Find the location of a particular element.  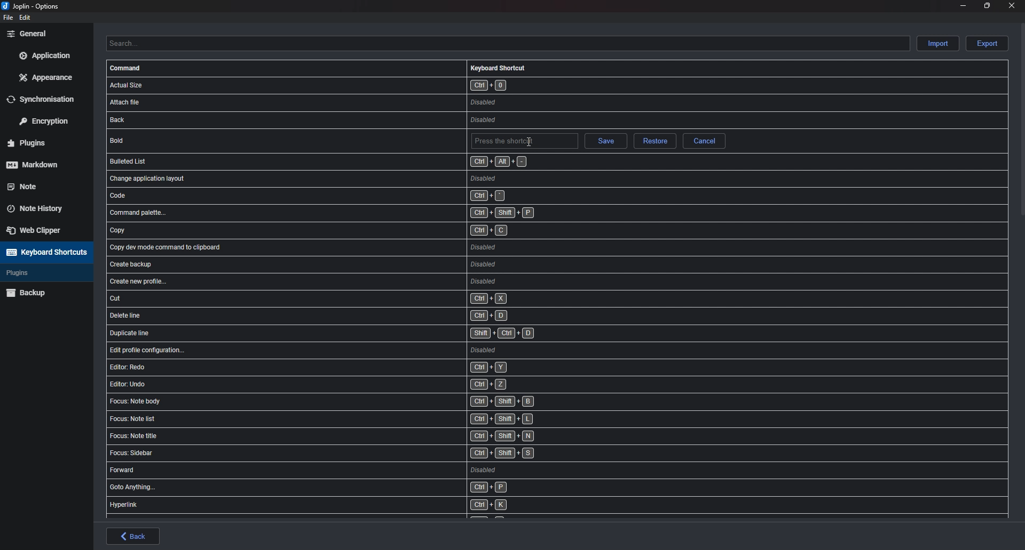

save is located at coordinates (605, 142).